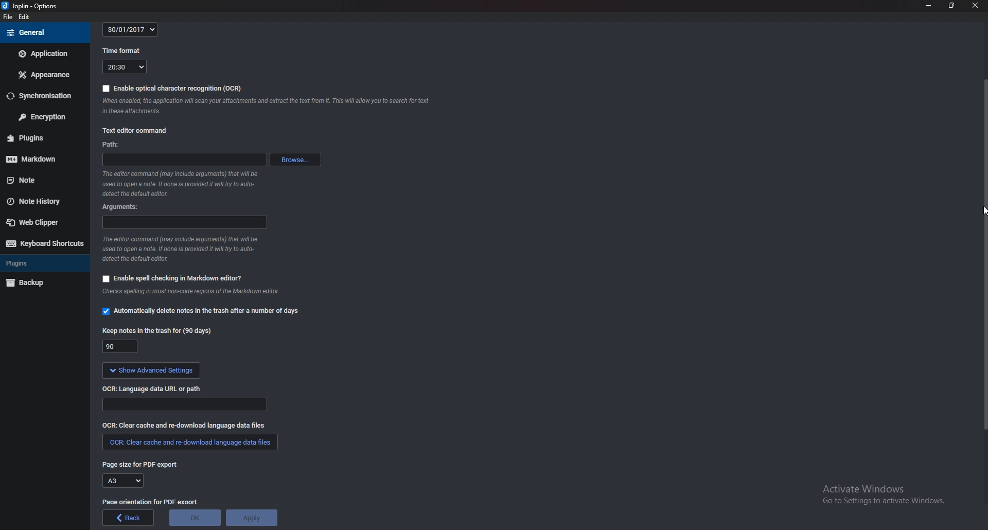 Image resolution: width=988 pixels, height=530 pixels. What do you see at coordinates (151, 370) in the screenshot?
I see `Show advanced settings` at bounding box center [151, 370].